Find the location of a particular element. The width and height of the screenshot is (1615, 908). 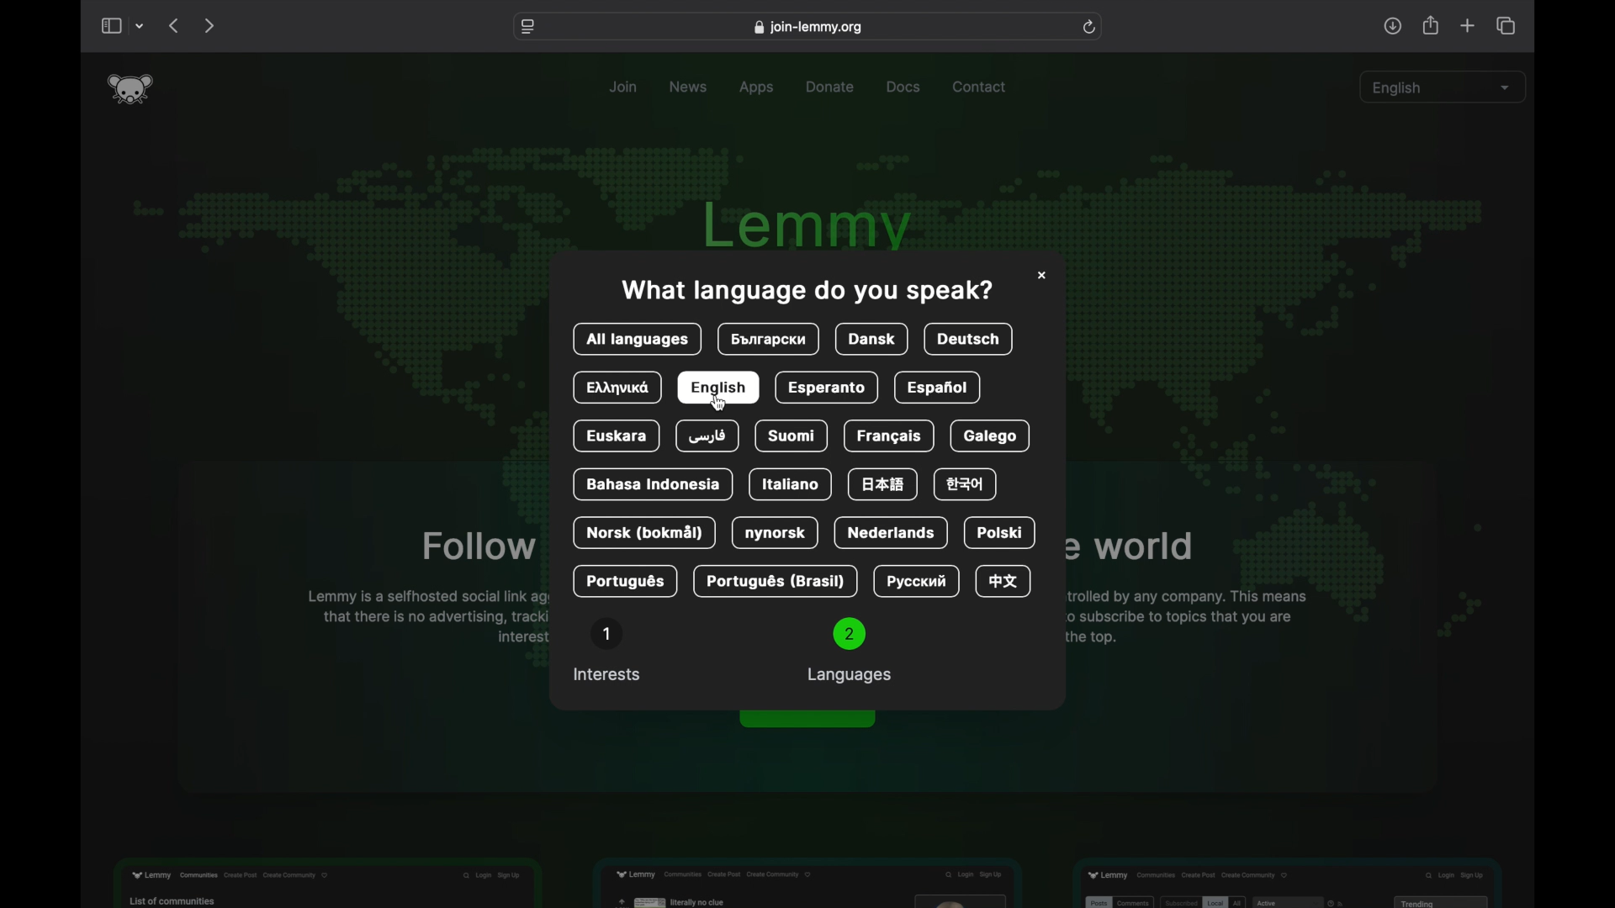

cursor is located at coordinates (717, 403).